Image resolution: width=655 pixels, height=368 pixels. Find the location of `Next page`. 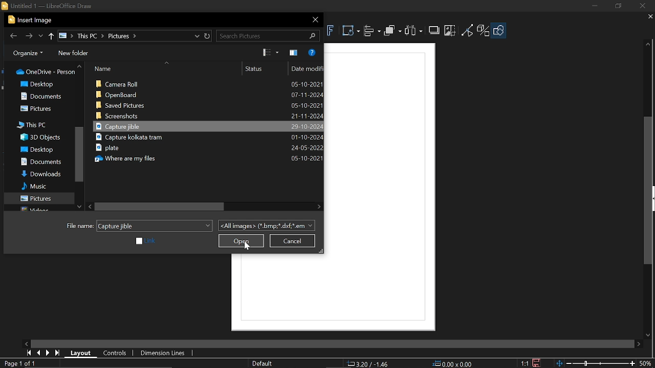

Next page is located at coordinates (47, 353).